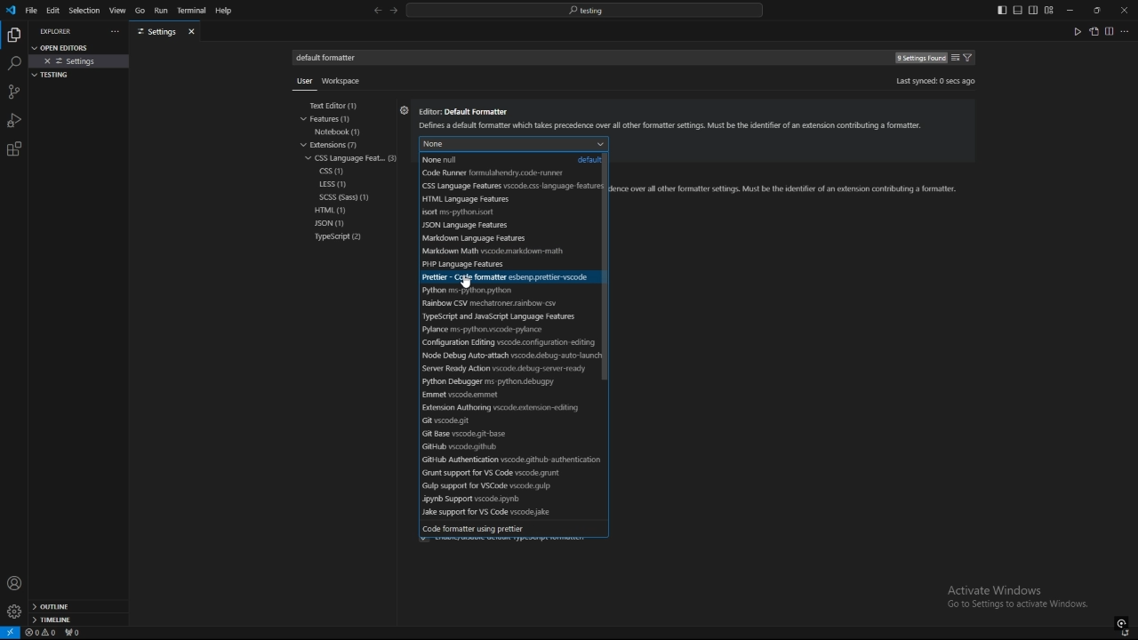 Image resolution: width=1138 pixels, height=640 pixels. I want to click on css, so click(334, 172).